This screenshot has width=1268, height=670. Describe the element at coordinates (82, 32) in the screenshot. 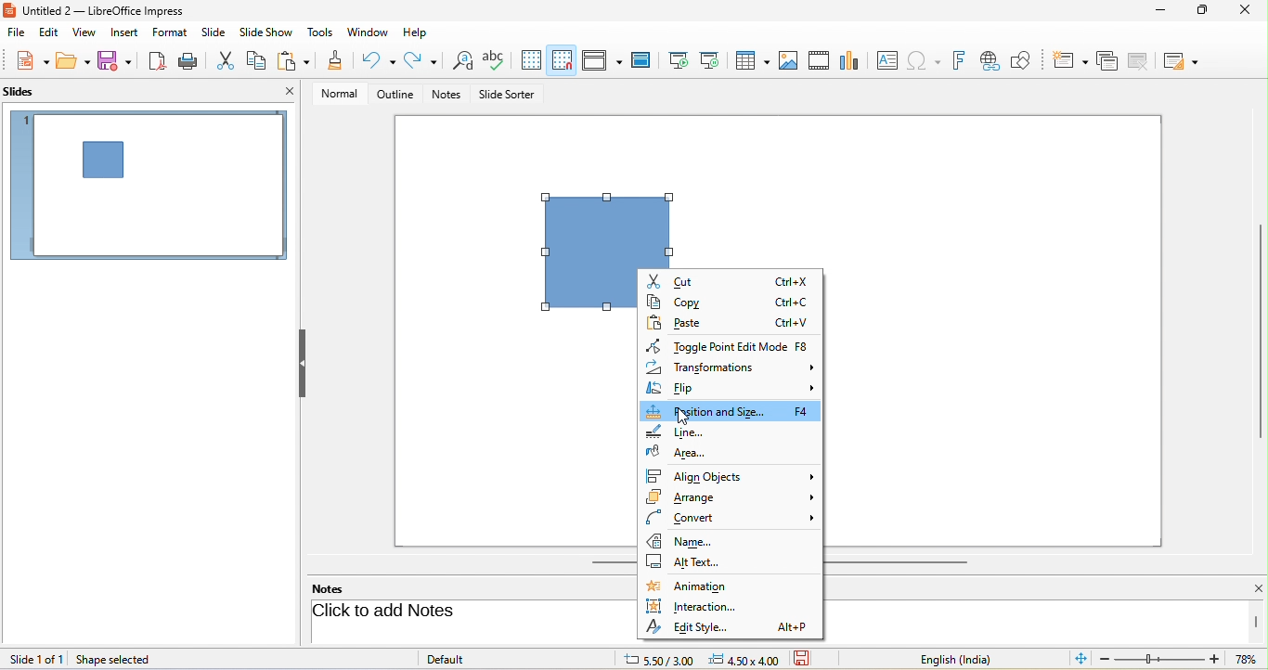

I see `view` at that location.